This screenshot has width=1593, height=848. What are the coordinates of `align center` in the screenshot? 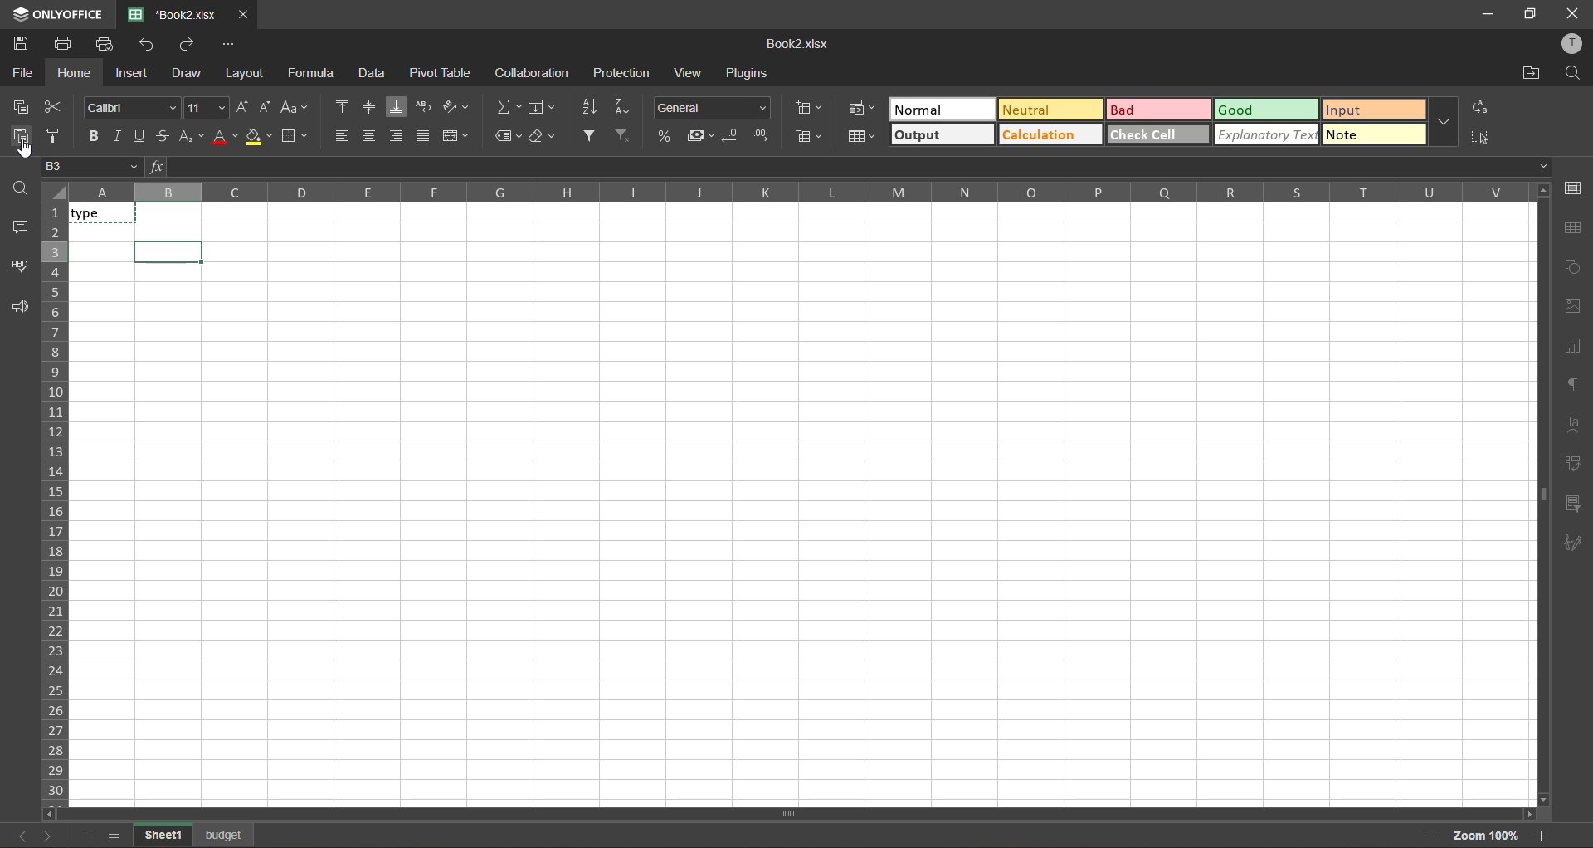 It's located at (370, 133).